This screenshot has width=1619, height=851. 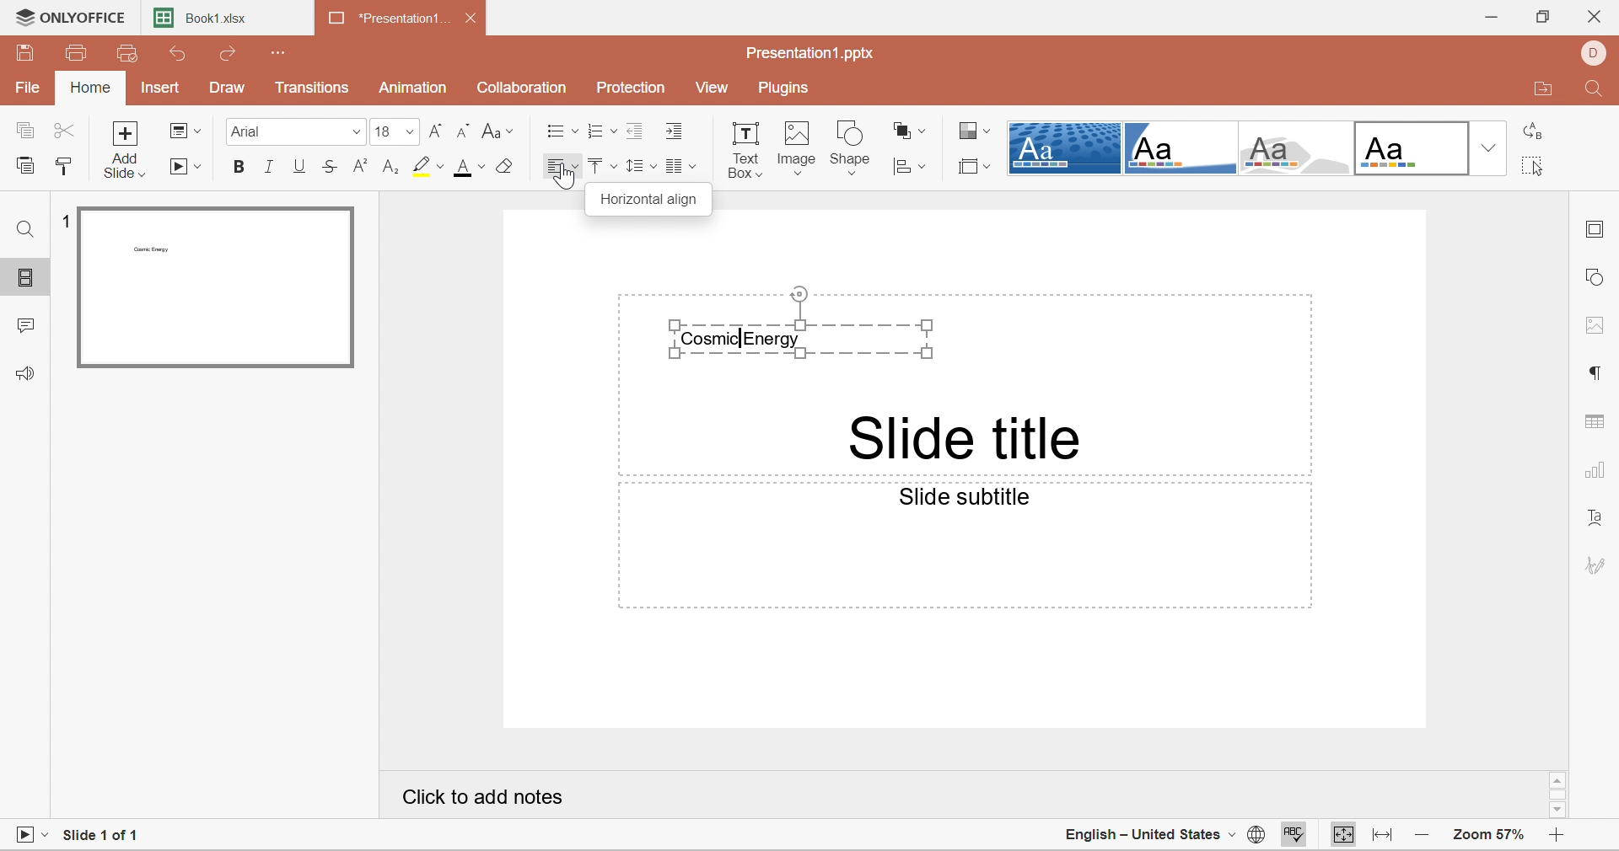 I want to click on Insert columns, so click(x=684, y=168).